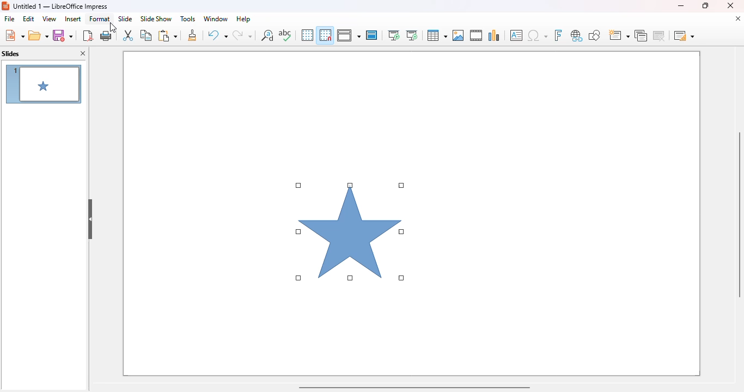 Image resolution: width=744 pixels, height=392 pixels. What do you see at coordinates (107, 35) in the screenshot?
I see `print` at bounding box center [107, 35].